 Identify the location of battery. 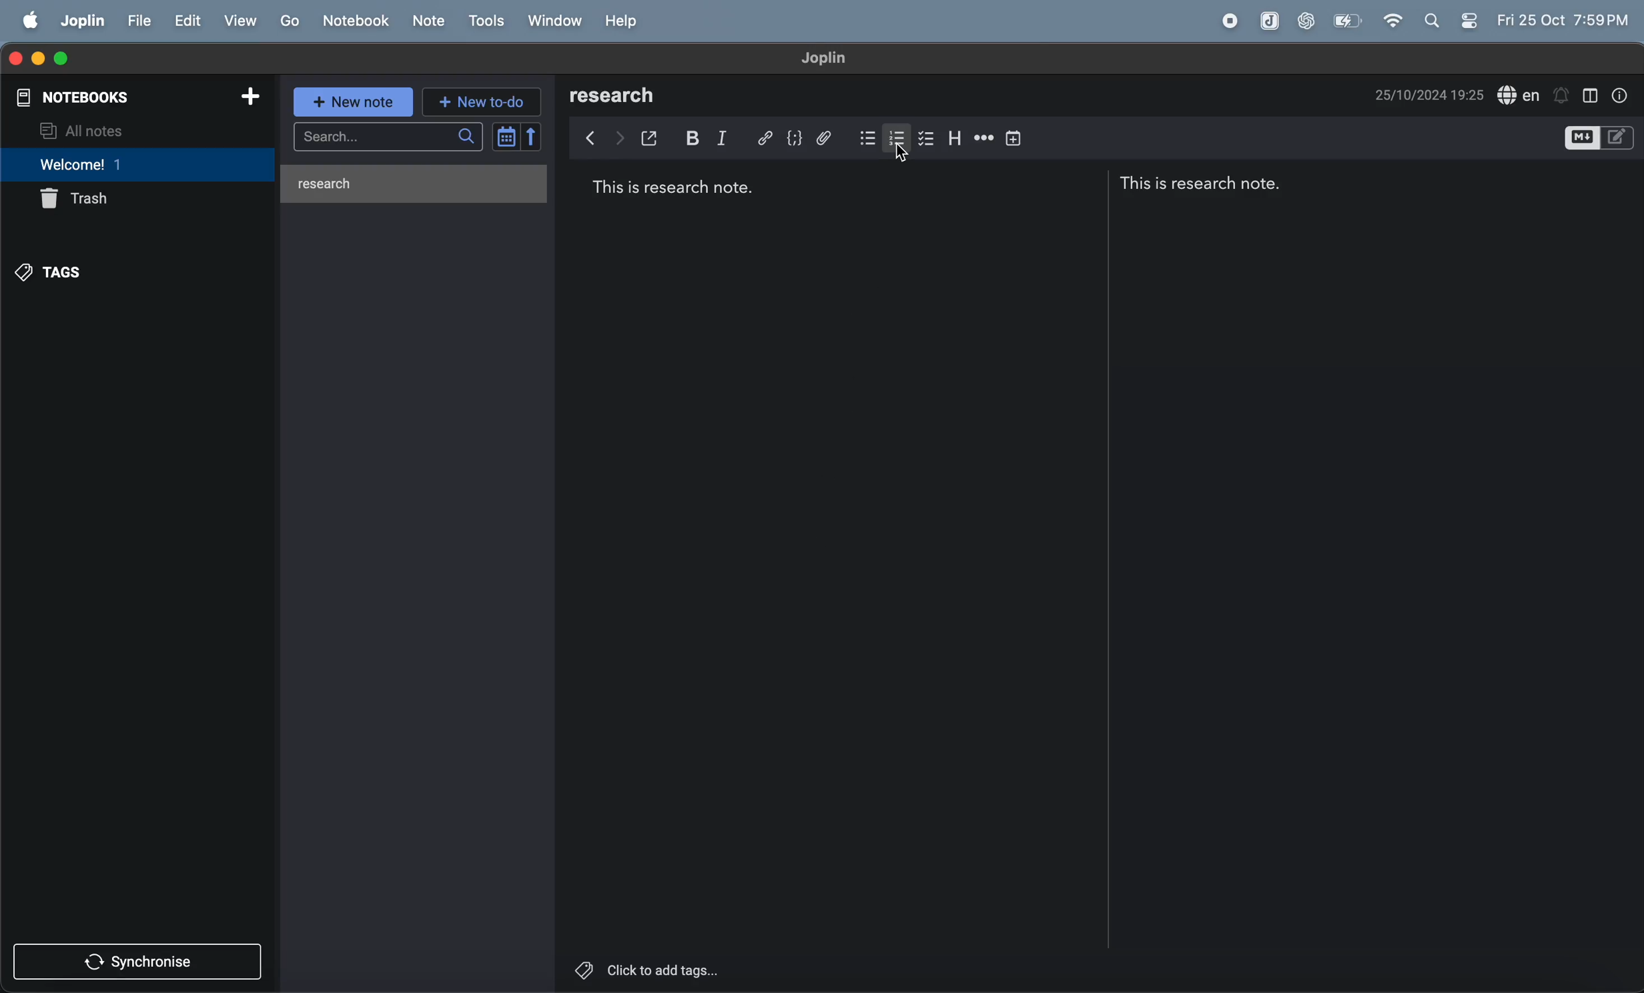
(1350, 20).